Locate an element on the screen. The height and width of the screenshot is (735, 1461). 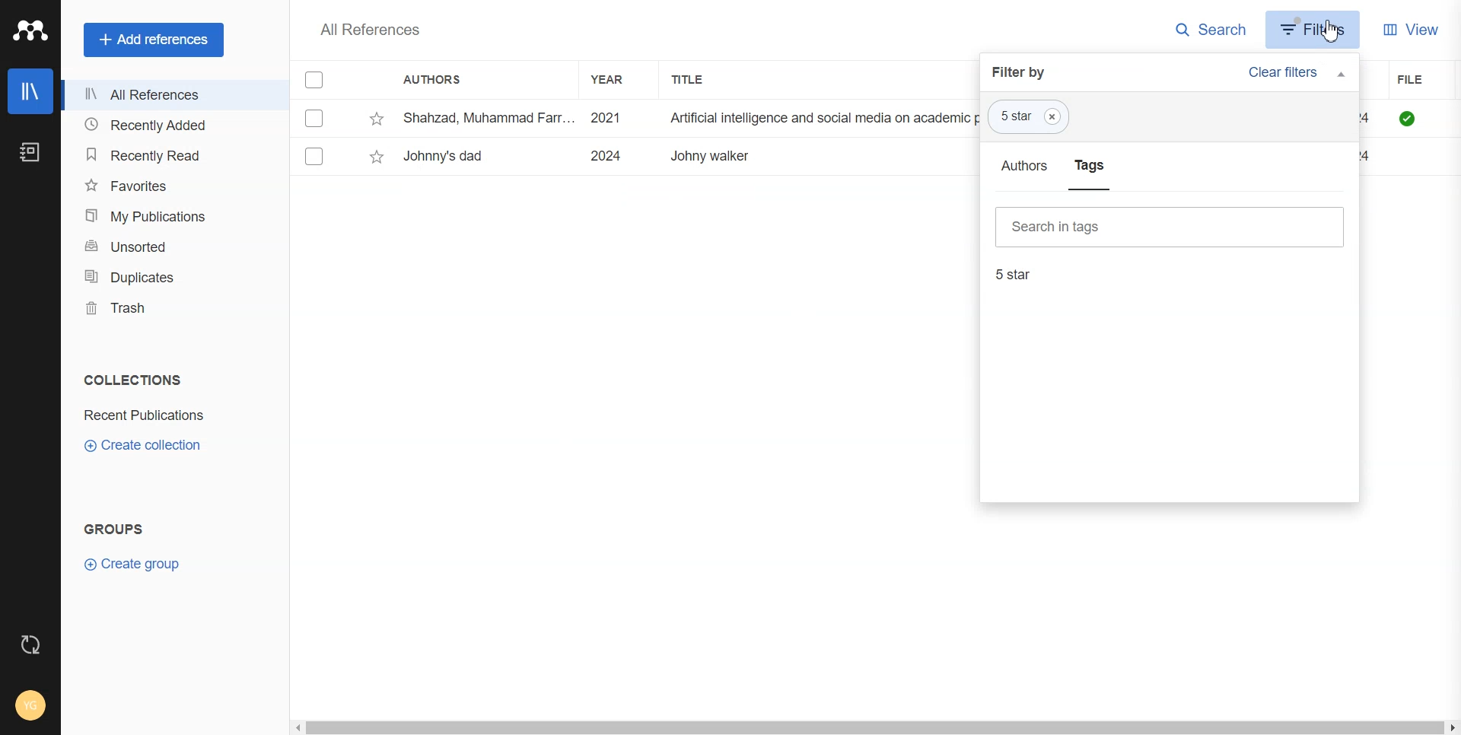
Library is located at coordinates (30, 91).